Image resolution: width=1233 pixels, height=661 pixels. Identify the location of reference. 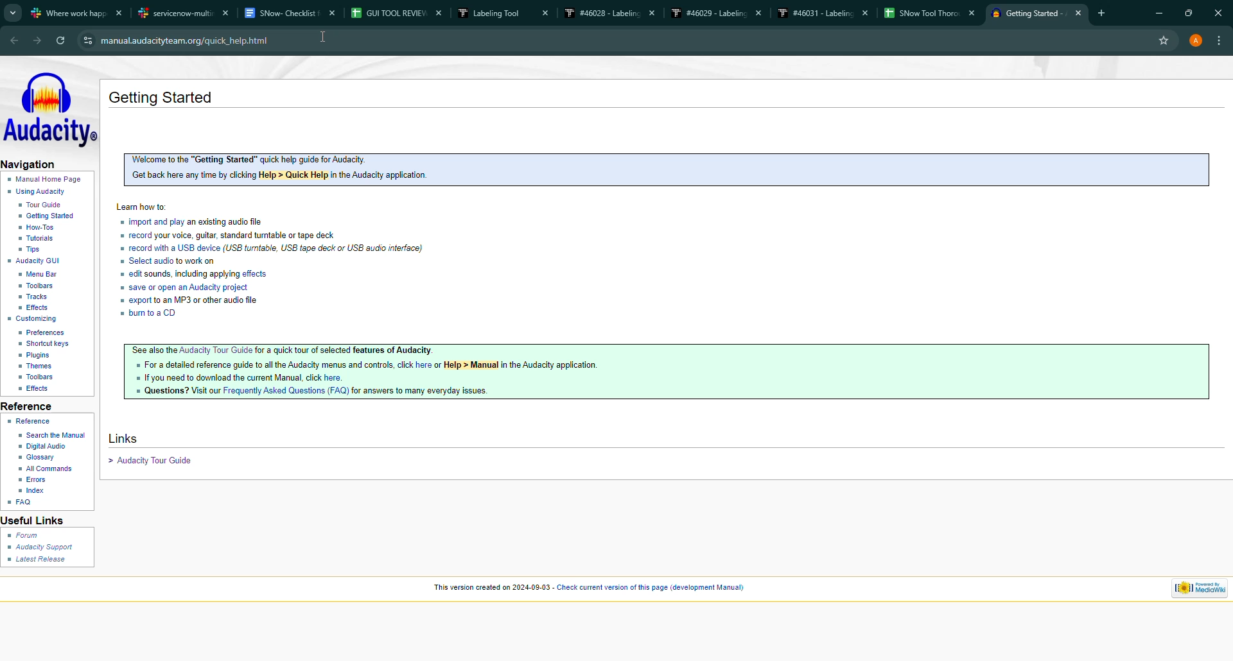
(28, 406).